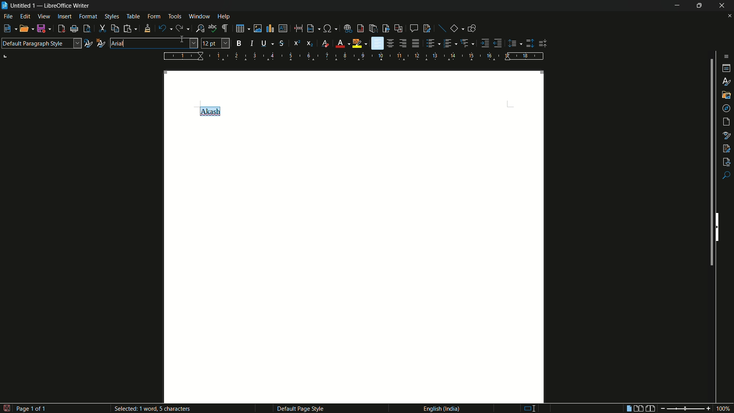 The height and width of the screenshot is (413, 734). I want to click on find and replace, so click(200, 29).